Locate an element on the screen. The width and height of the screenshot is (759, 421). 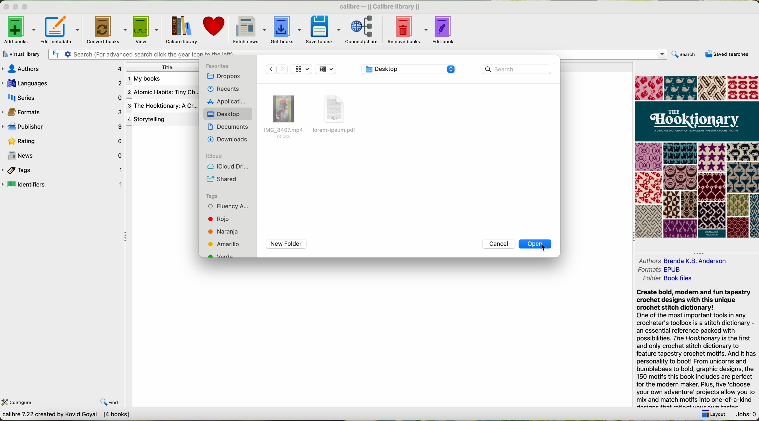
red tag is located at coordinates (219, 219).